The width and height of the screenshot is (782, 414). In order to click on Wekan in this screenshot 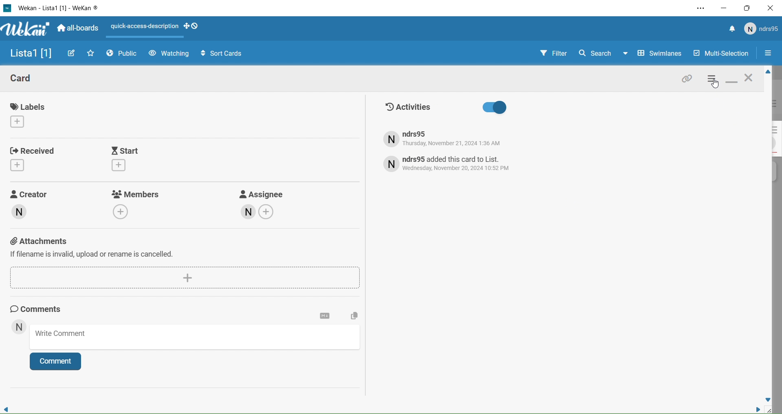, I will do `click(56, 8)`.